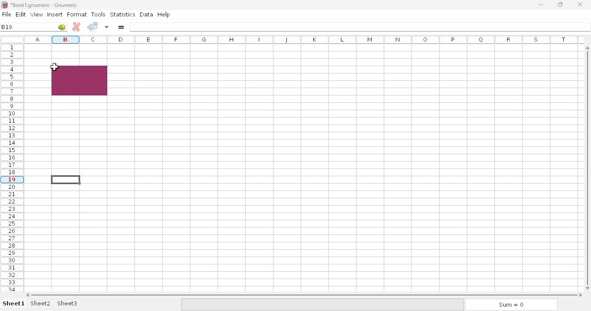  Describe the element at coordinates (77, 14) in the screenshot. I see `format` at that location.